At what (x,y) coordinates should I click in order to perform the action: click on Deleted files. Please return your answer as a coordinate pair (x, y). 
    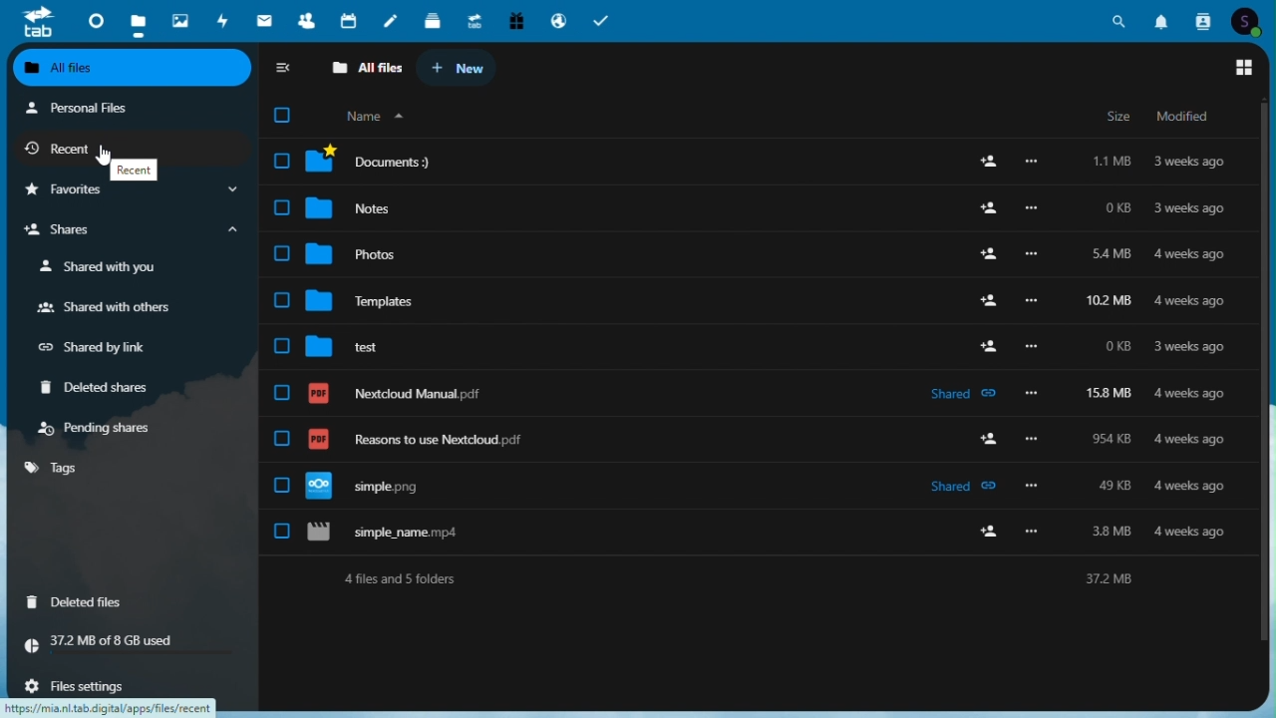
    Looking at the image, I should click on (75, 600).